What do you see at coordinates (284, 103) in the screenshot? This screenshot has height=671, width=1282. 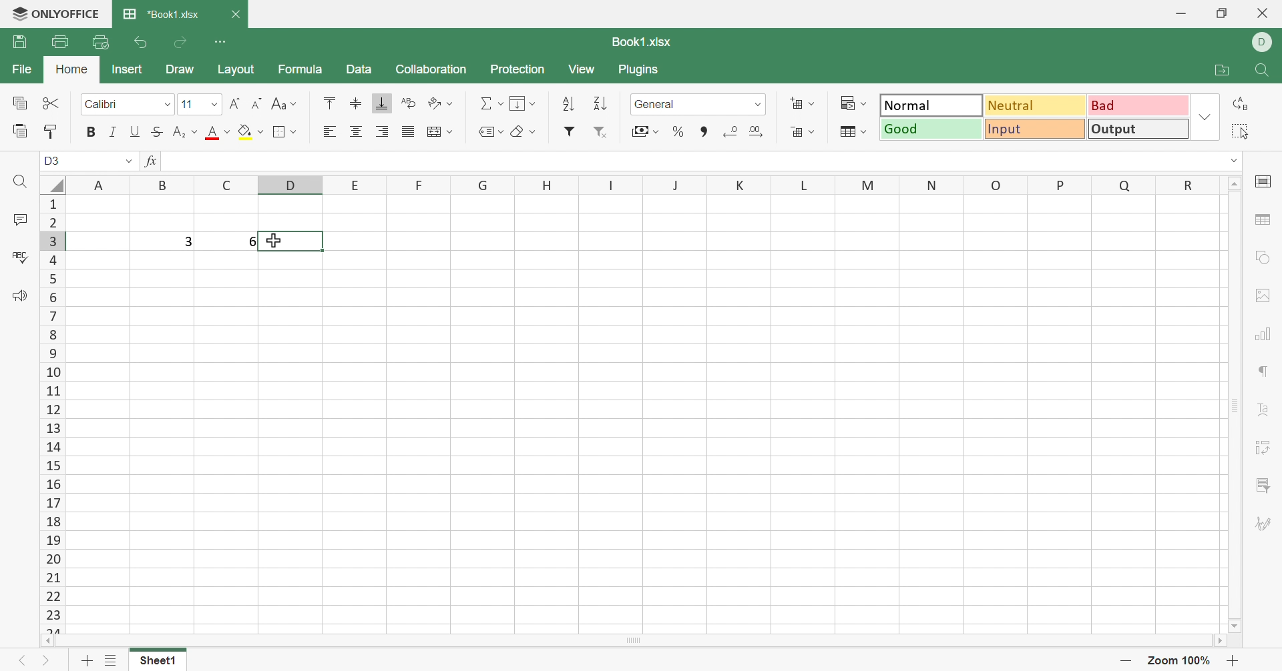 I see `Change case` at bounding box center [284, 103].